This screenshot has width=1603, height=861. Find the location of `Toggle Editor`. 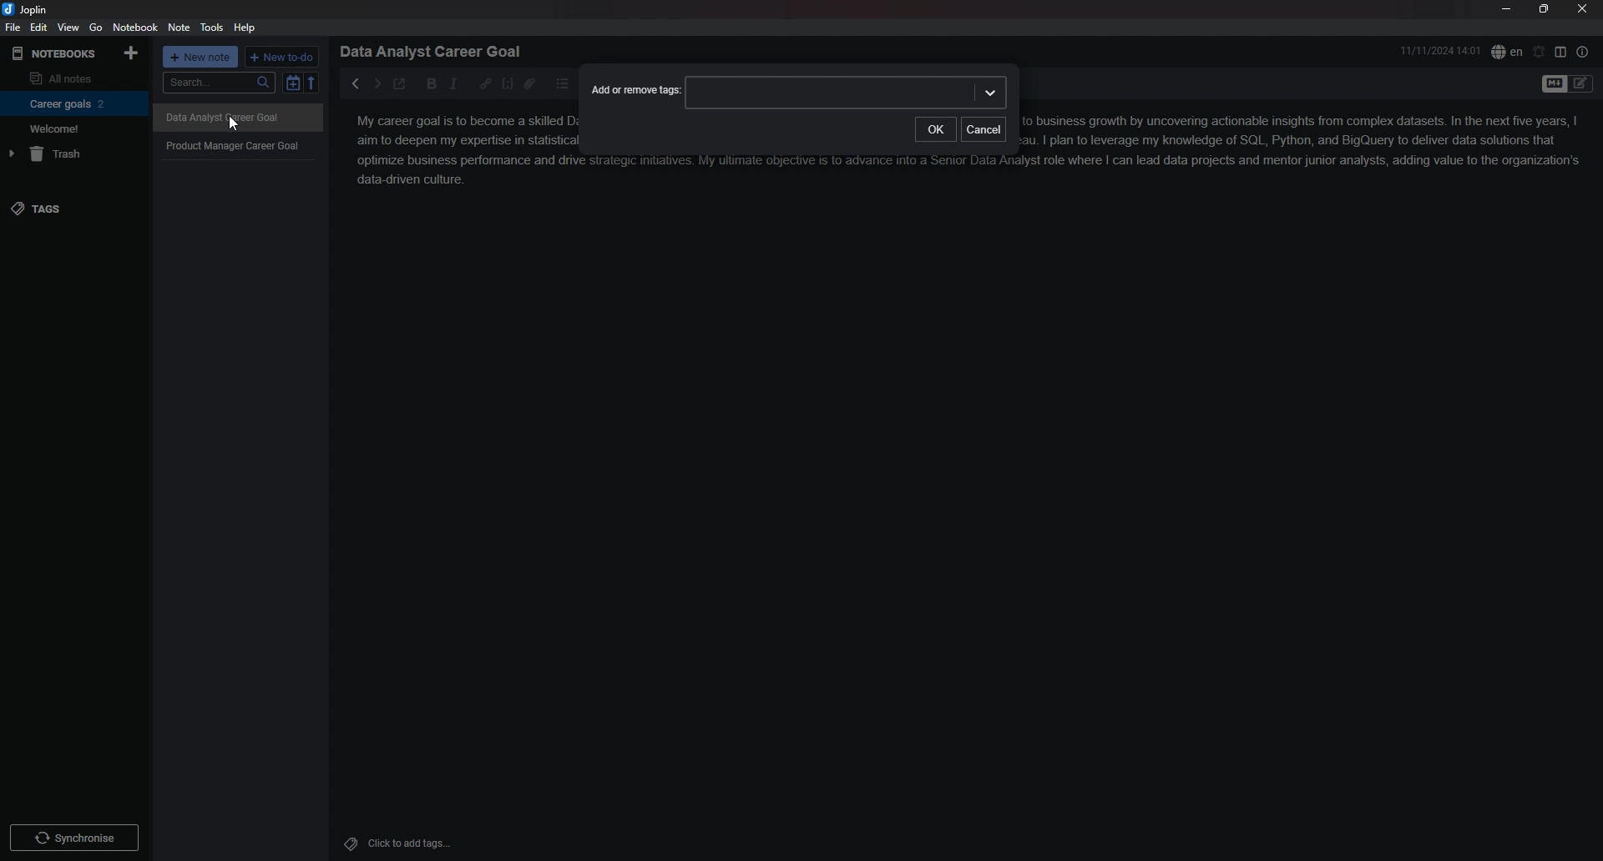

Toggle Editor is located at coordinates (1581, 85).